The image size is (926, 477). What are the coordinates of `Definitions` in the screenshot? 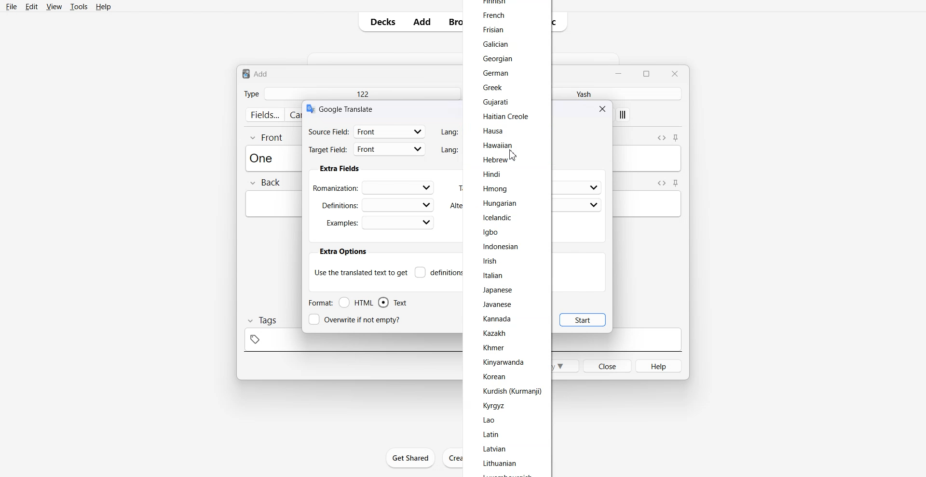 It's located at (439, 272).